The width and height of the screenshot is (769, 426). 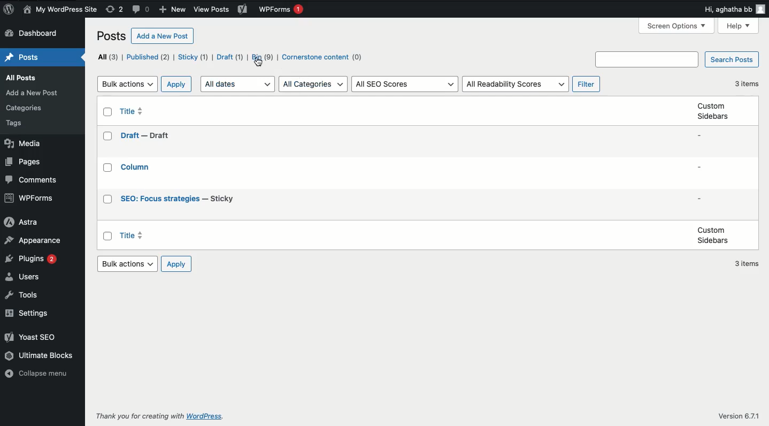 I want to click on Published, so click(x=147, y=57).